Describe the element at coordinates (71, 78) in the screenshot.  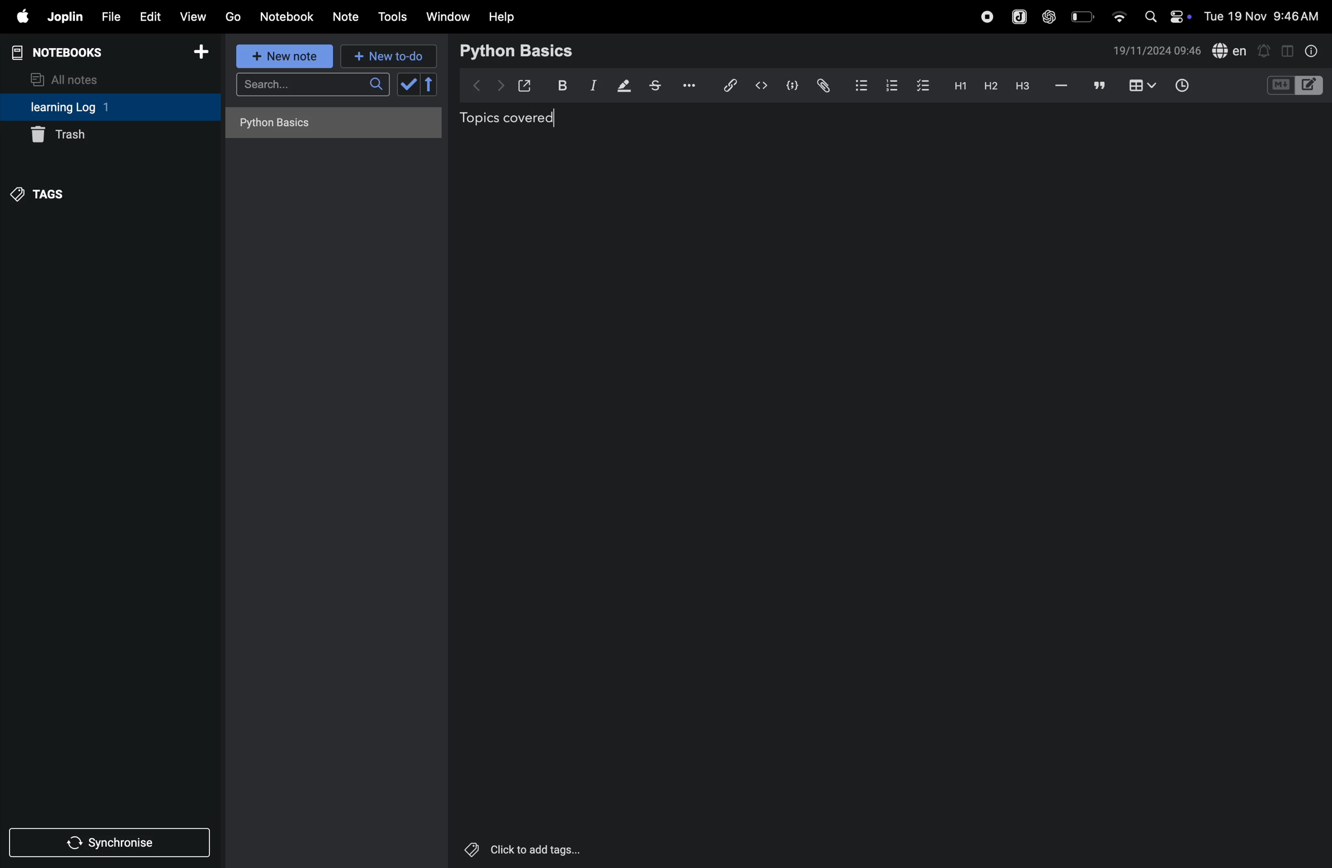
I see `all notes` at that location.